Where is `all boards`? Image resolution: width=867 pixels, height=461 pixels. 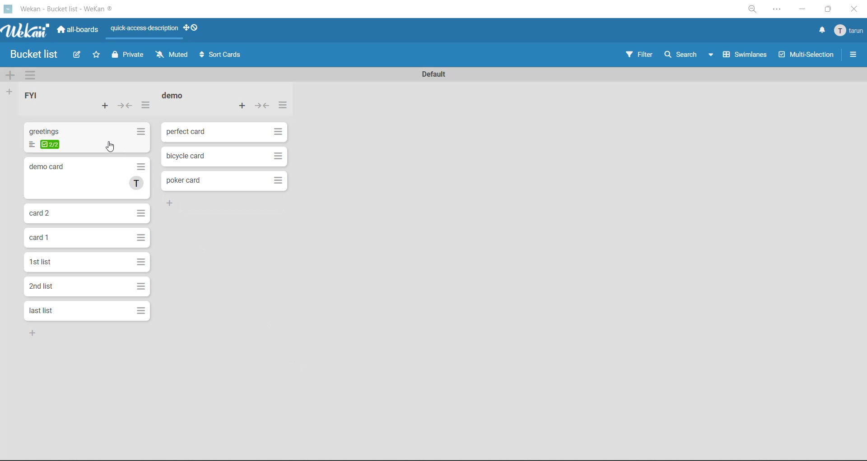 all boards is located at coordinates (81, 32).